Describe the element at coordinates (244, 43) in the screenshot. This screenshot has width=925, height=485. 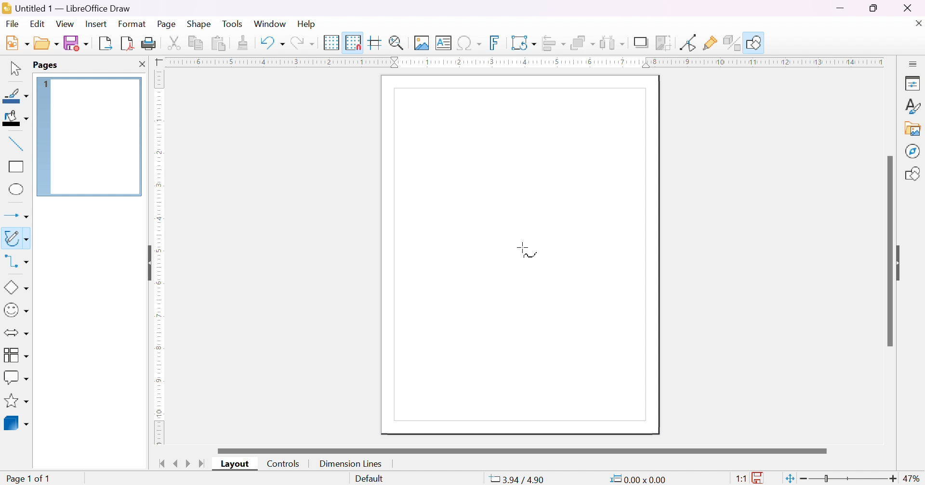
I see `clone formatting` at that location.